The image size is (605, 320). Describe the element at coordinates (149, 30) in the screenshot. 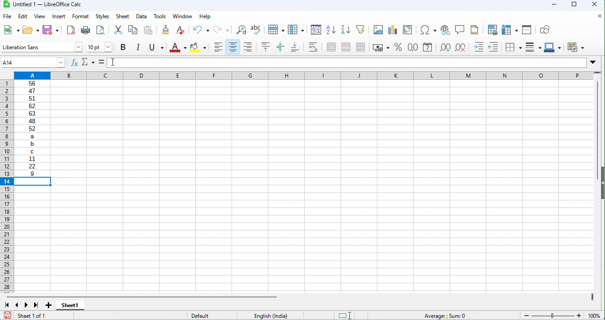

I see `paste` at that location.